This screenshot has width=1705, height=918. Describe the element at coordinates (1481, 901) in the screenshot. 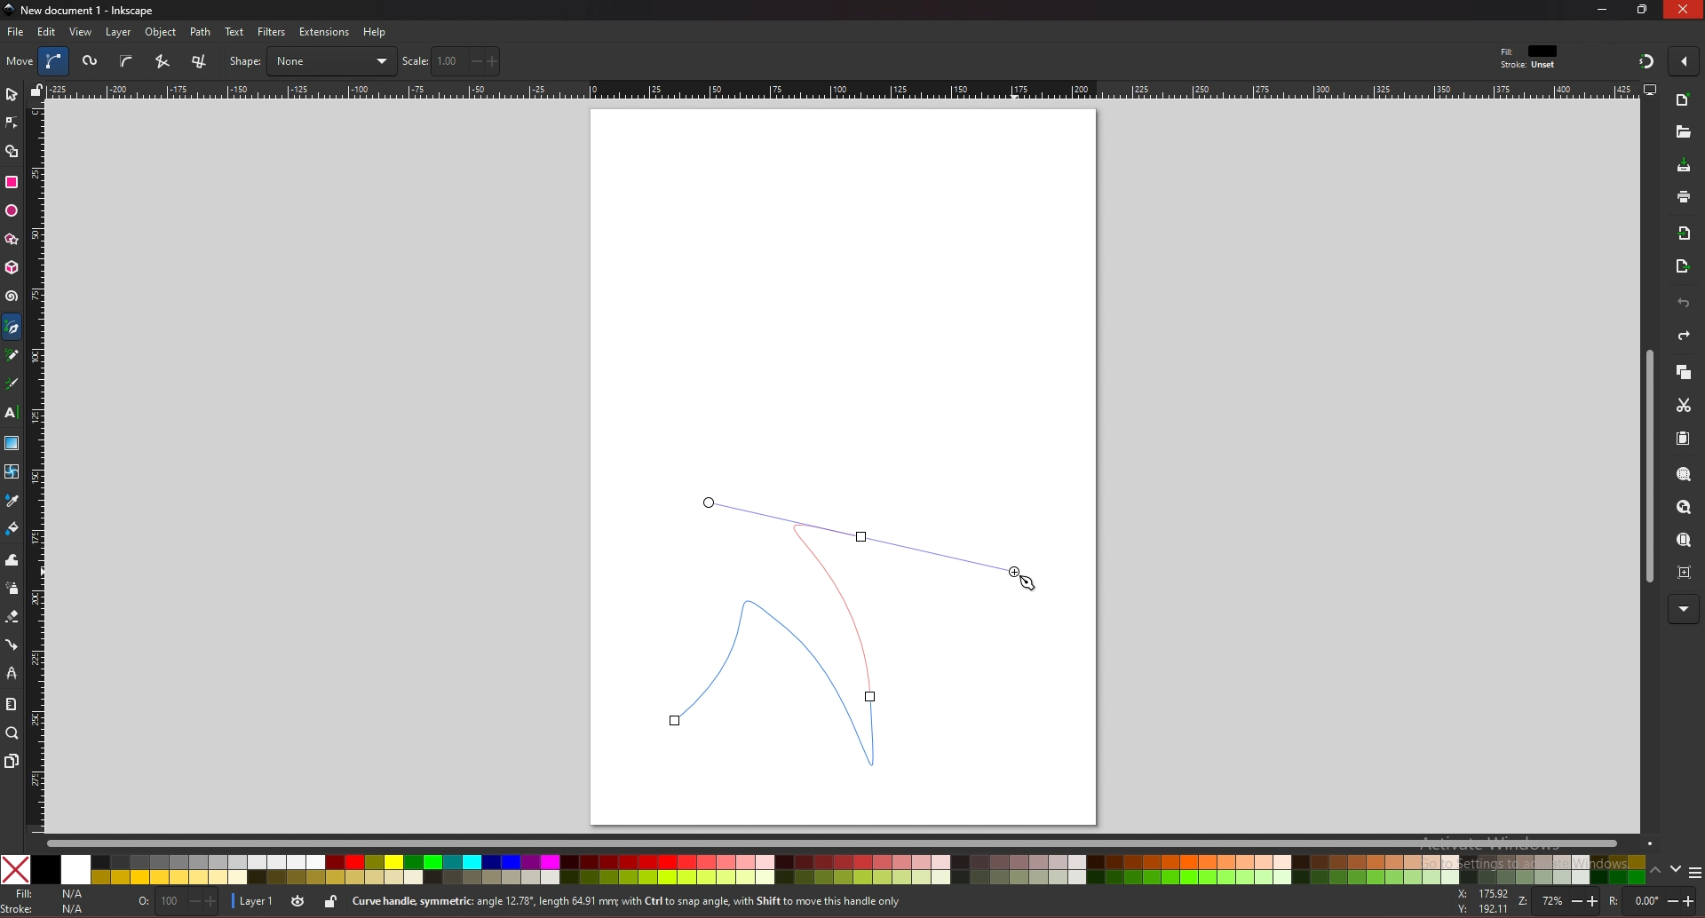

I see `x and y coordinates` at that location.